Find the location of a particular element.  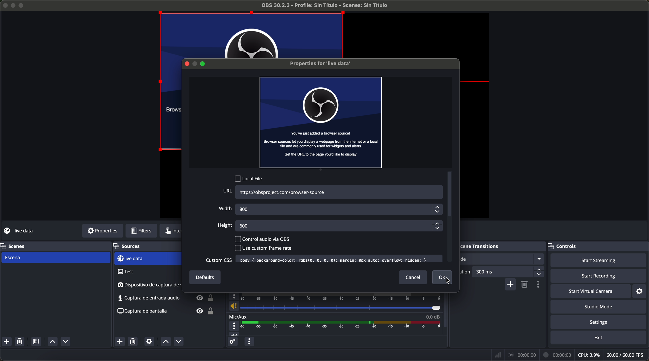

screenshot is located at coordinates (164, 312).